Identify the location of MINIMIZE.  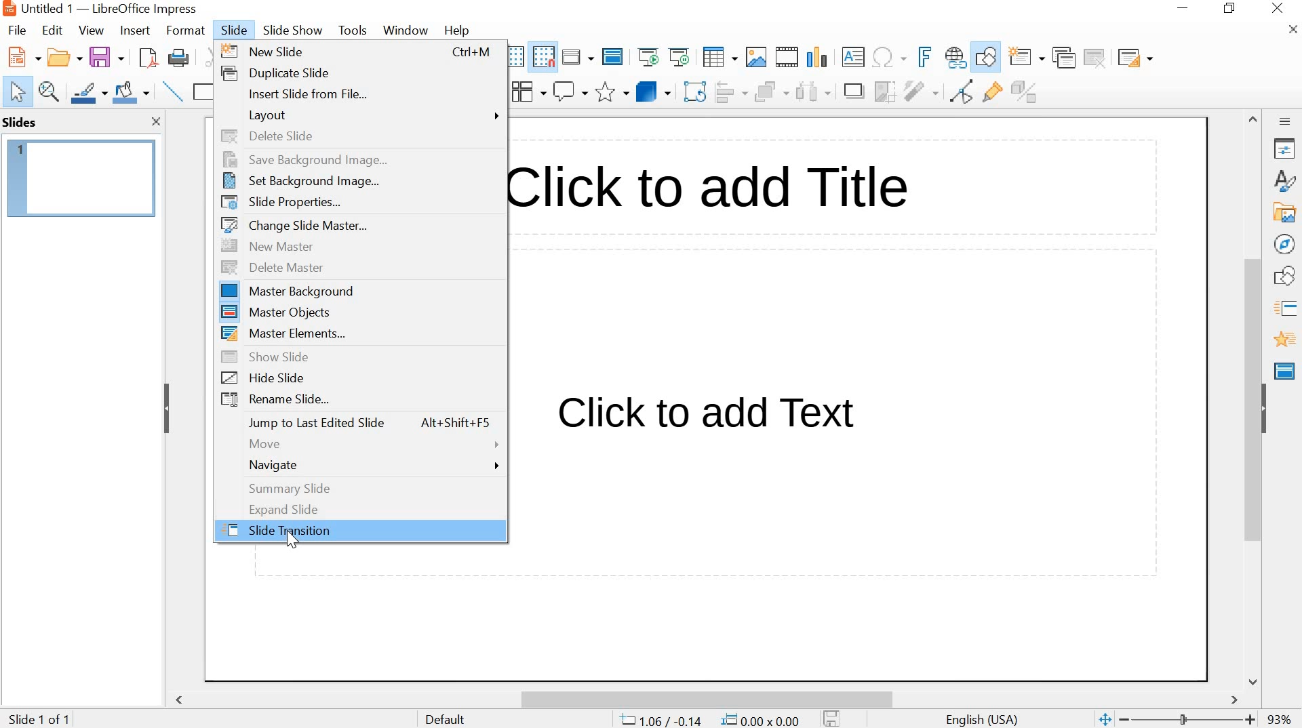
(1185, 8).